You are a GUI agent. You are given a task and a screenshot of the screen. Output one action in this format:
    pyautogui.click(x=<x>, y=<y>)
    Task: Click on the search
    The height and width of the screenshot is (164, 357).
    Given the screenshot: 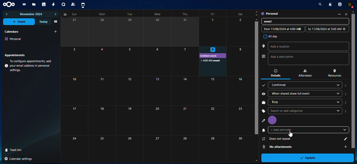 What is the action you would take?
    pyautogui.click(x=299, y=111)
    